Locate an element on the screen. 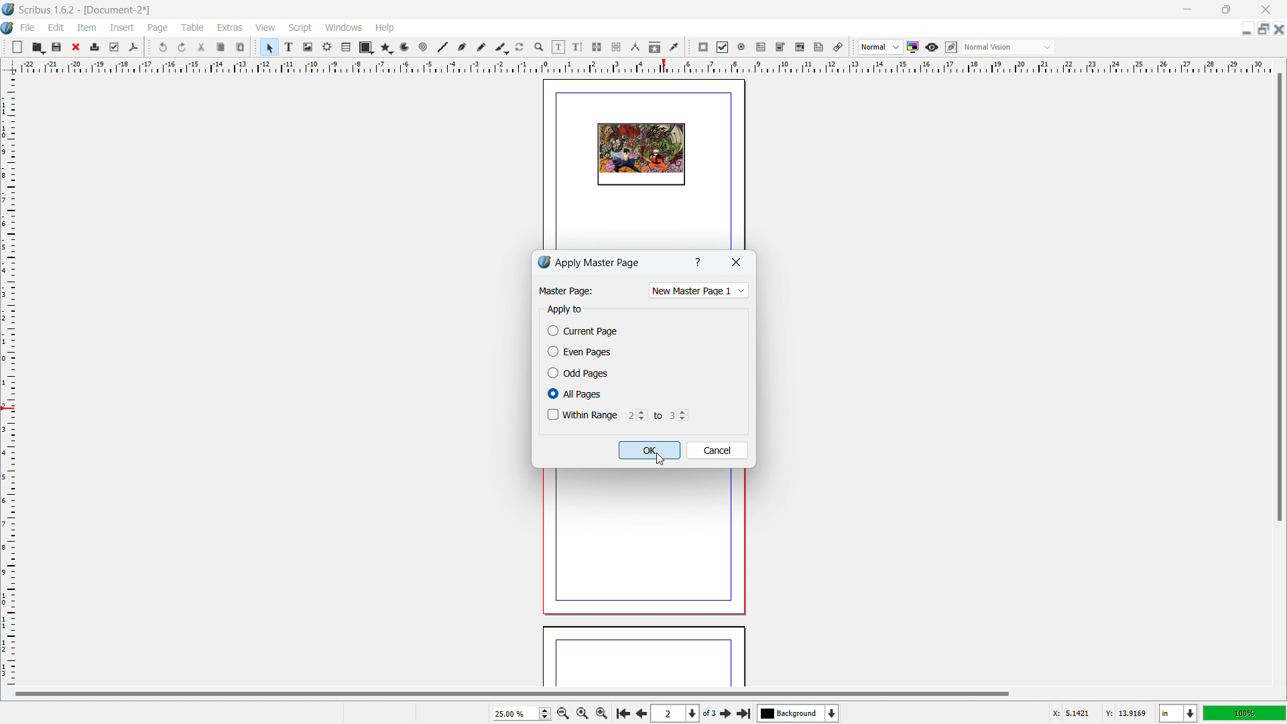 This screenshot has width=1287, height=724. polygon is located at coordinates (387, 48).